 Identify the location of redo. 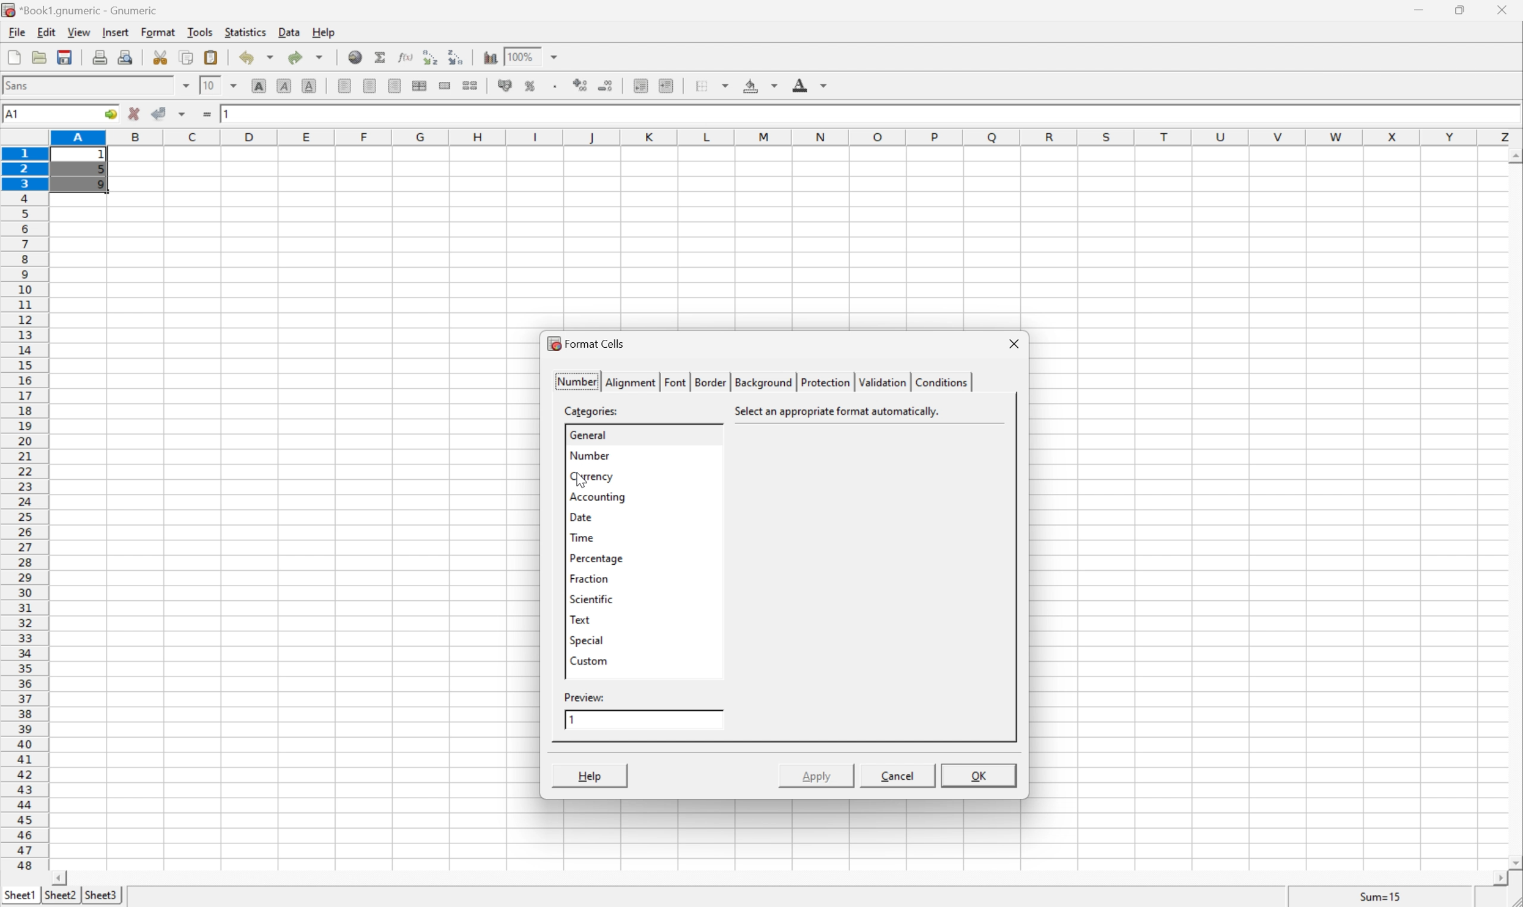
(306, 57).